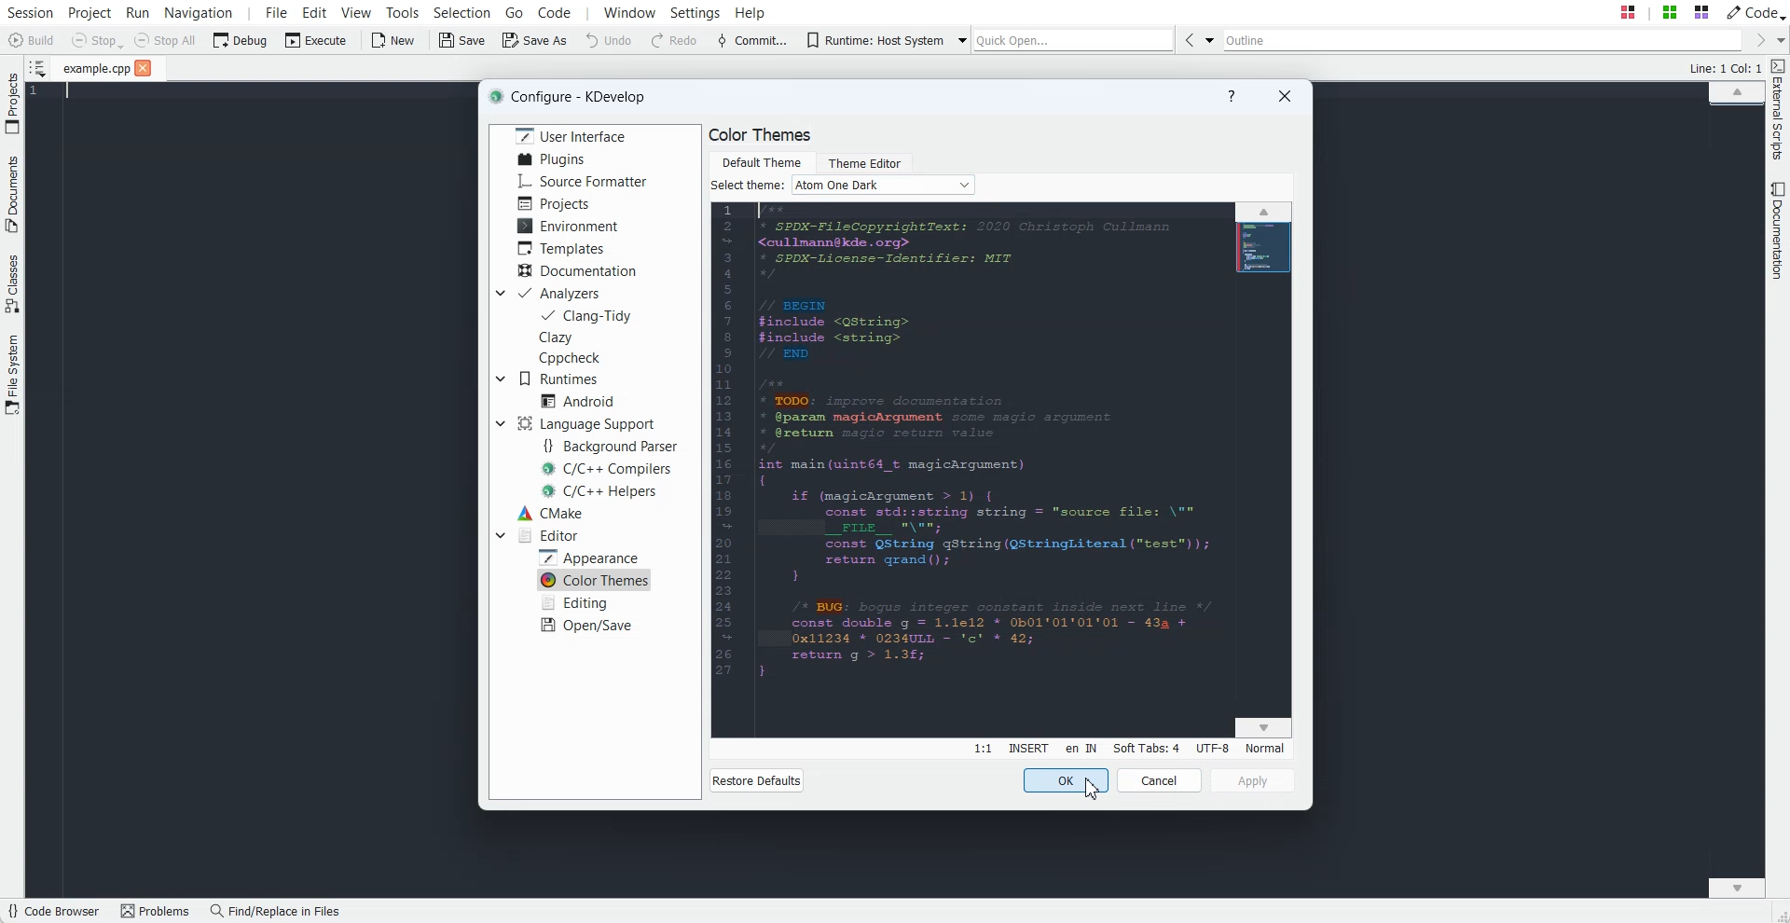  Describe the element at coordinates (748, 186) in the screenshot. I see `Text` at that location.